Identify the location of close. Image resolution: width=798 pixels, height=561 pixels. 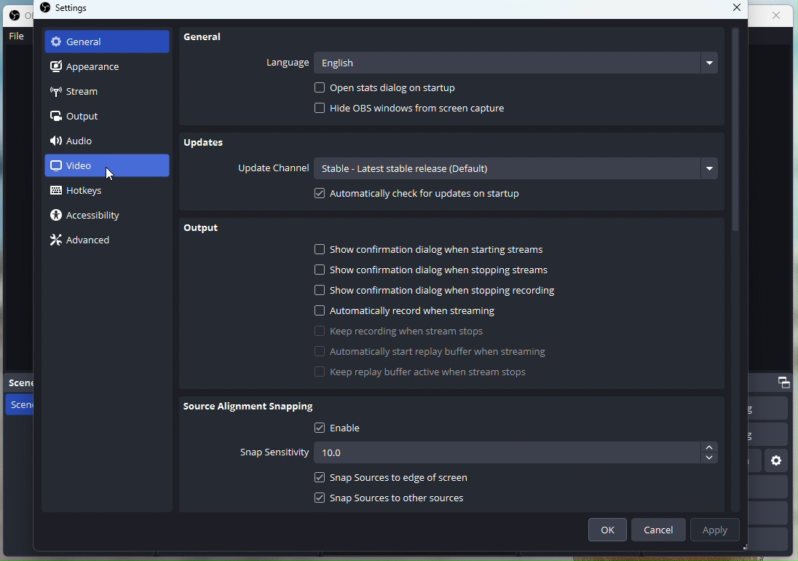
(777, 13).